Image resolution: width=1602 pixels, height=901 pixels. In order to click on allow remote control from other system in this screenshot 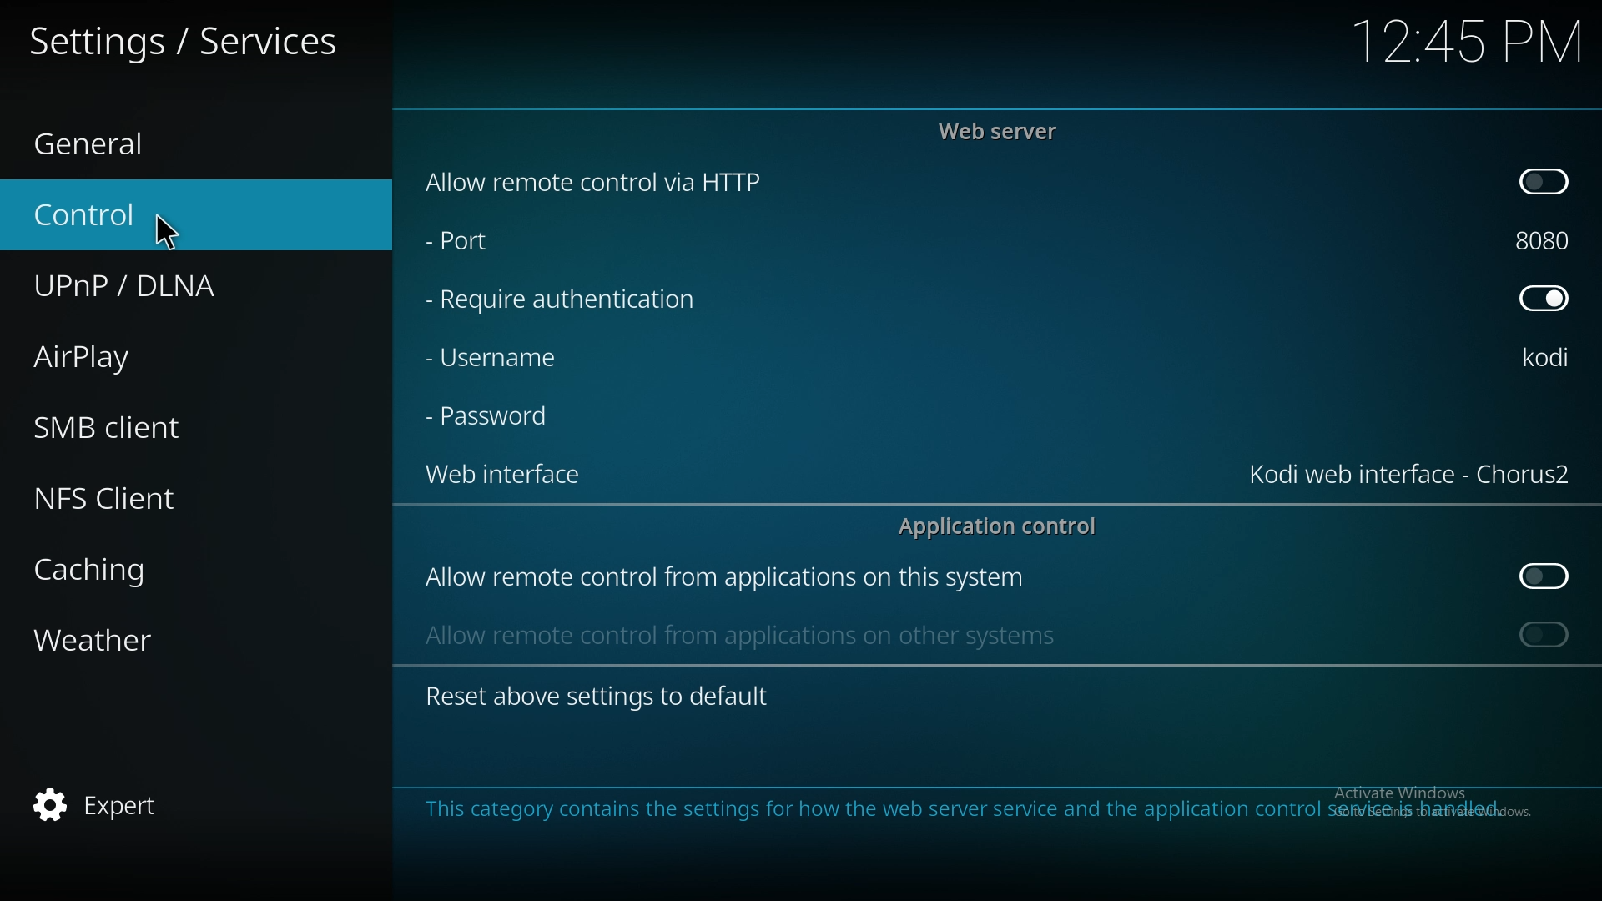, I will do `click(738, 634)`.